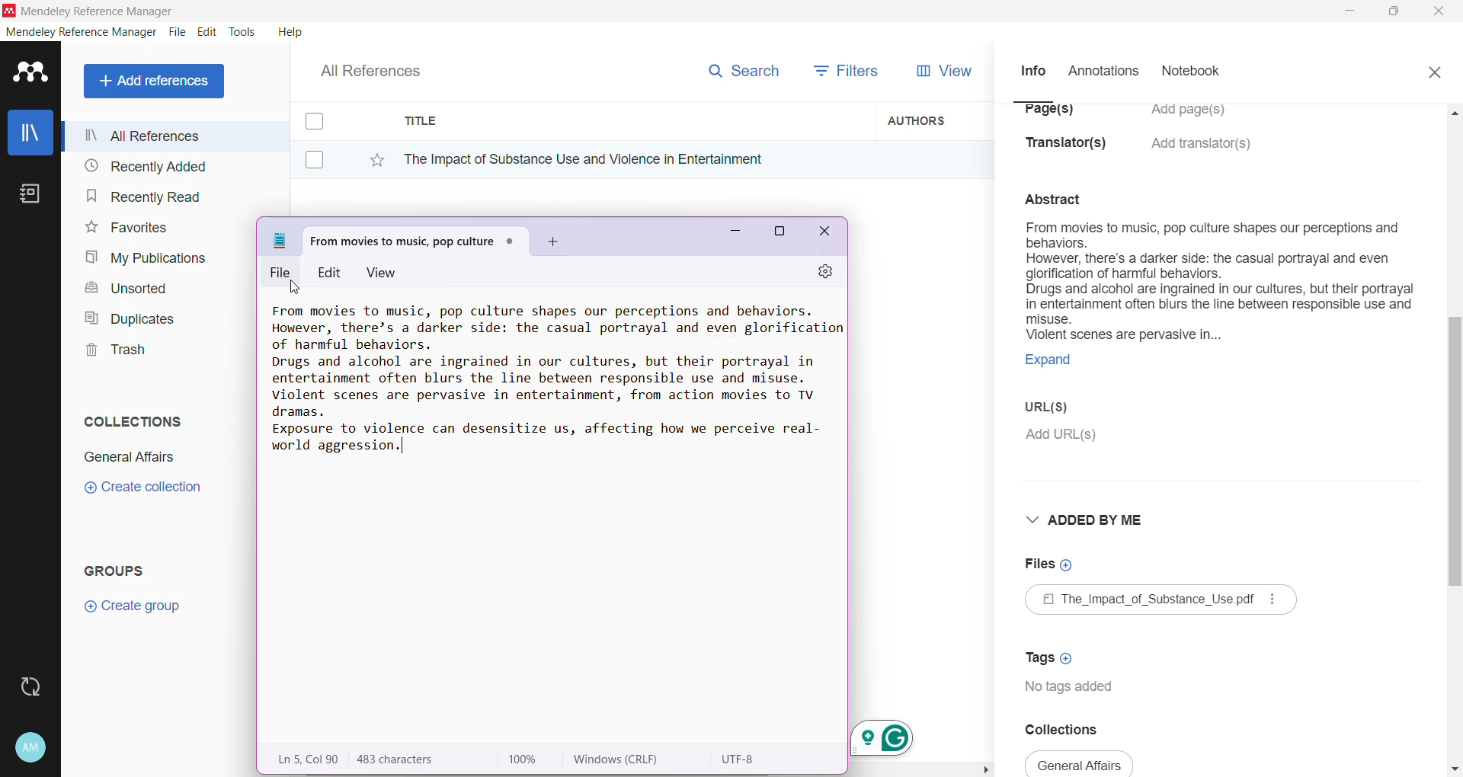 The image size is (1463, 777). I want to click on Minimize, so click(1349, 11).